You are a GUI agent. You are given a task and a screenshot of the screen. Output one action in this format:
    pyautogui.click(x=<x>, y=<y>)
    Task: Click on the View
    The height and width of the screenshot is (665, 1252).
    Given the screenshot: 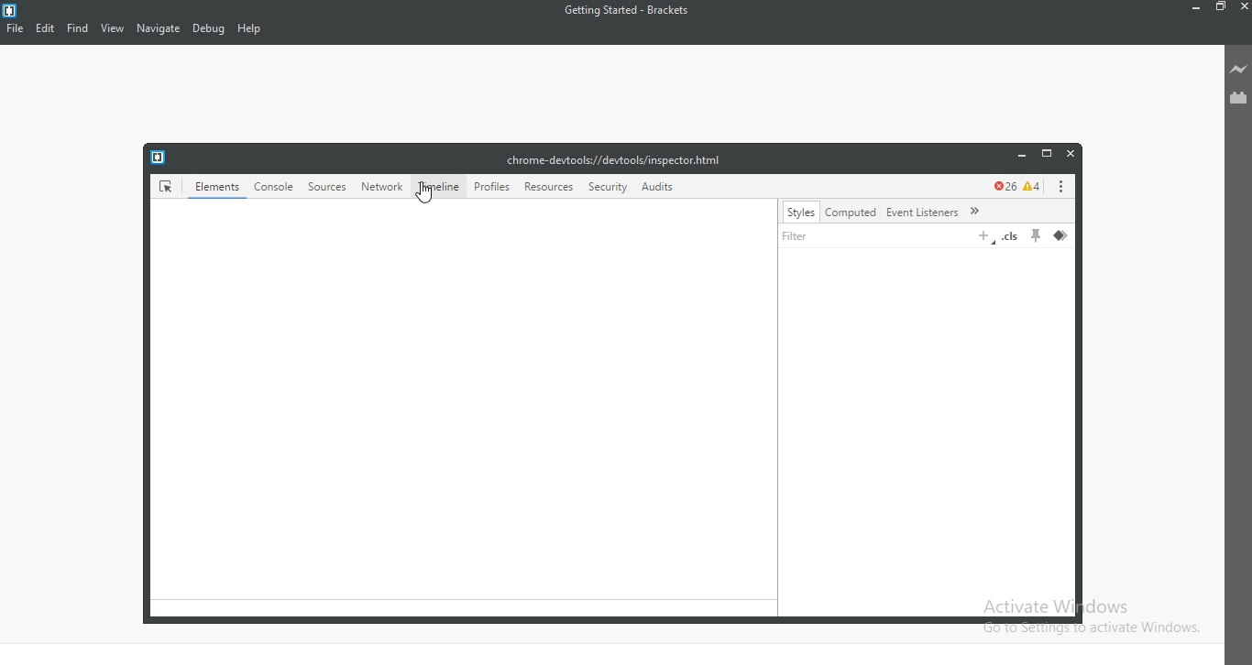 What is the action you would take?
    pyautogui.click(x=114, y=28)
    